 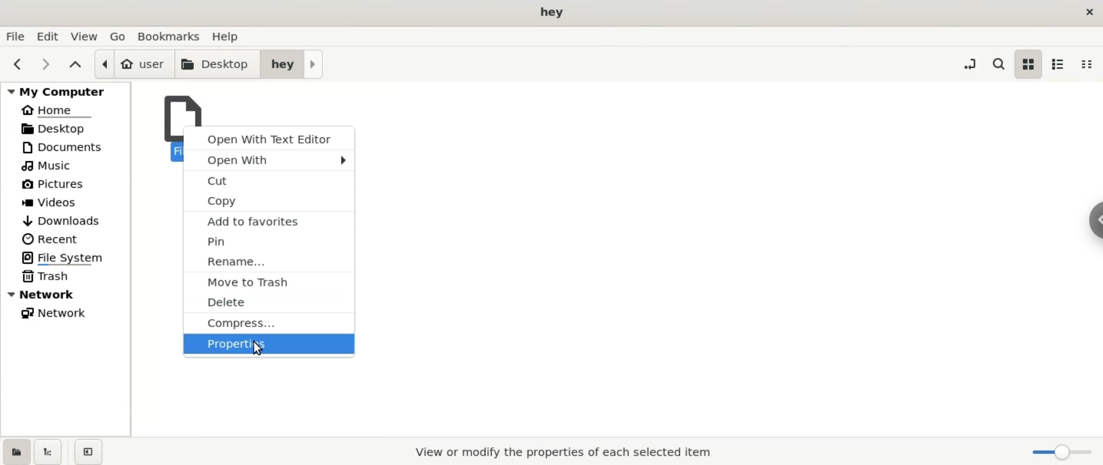 I want to click on home, so click(x=66, y=110).